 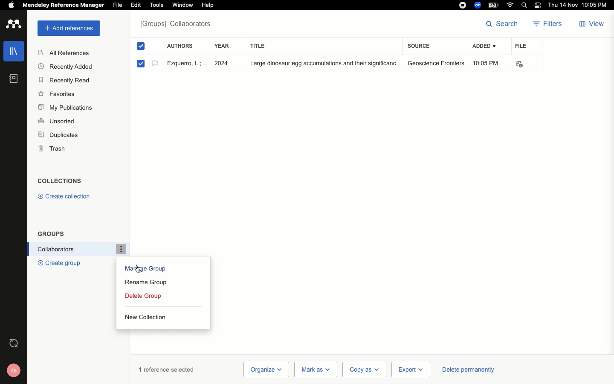 I want to click on Delete group, so click(x=145, y=297).